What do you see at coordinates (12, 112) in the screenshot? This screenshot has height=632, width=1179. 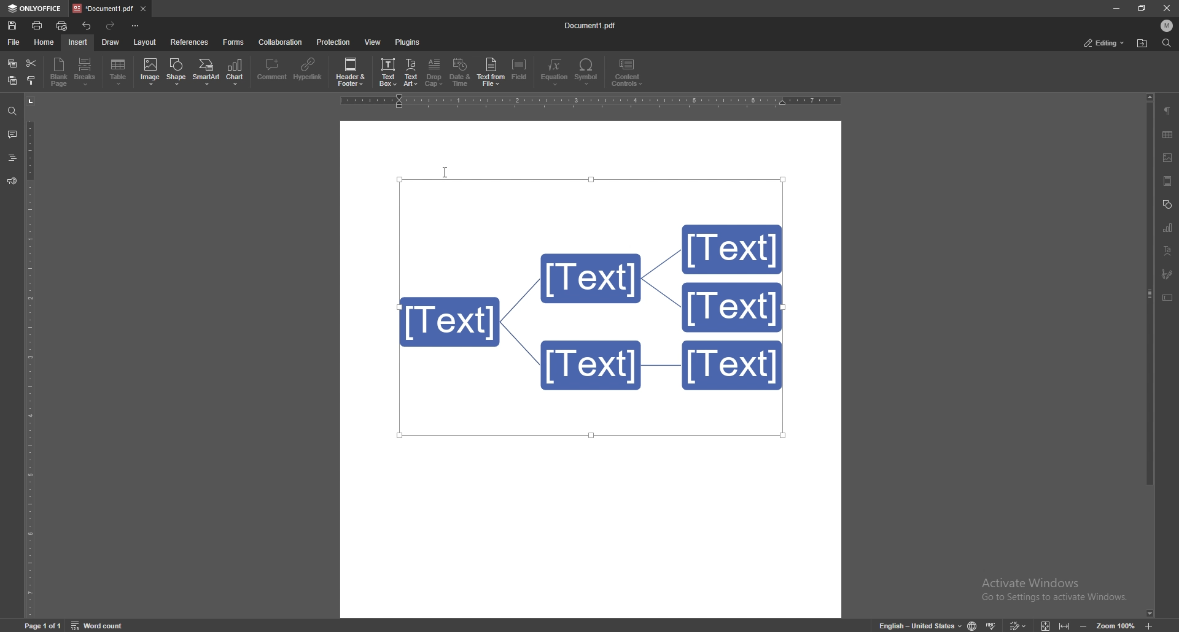 I see `find` at bounding box center [12, 112].